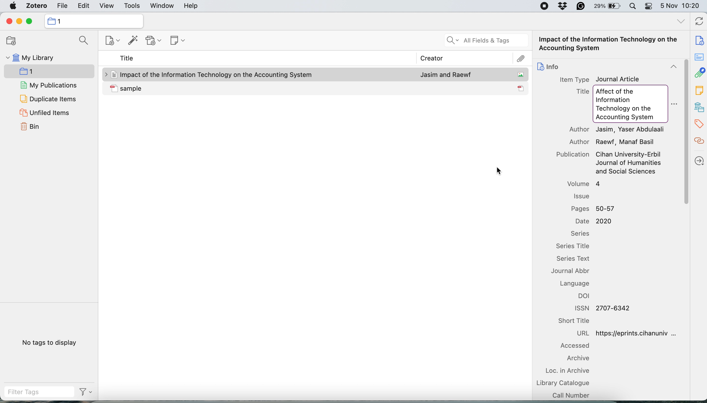  Describe the element at coordinates (575, 284) in the screenshot. I see `language` at that location.